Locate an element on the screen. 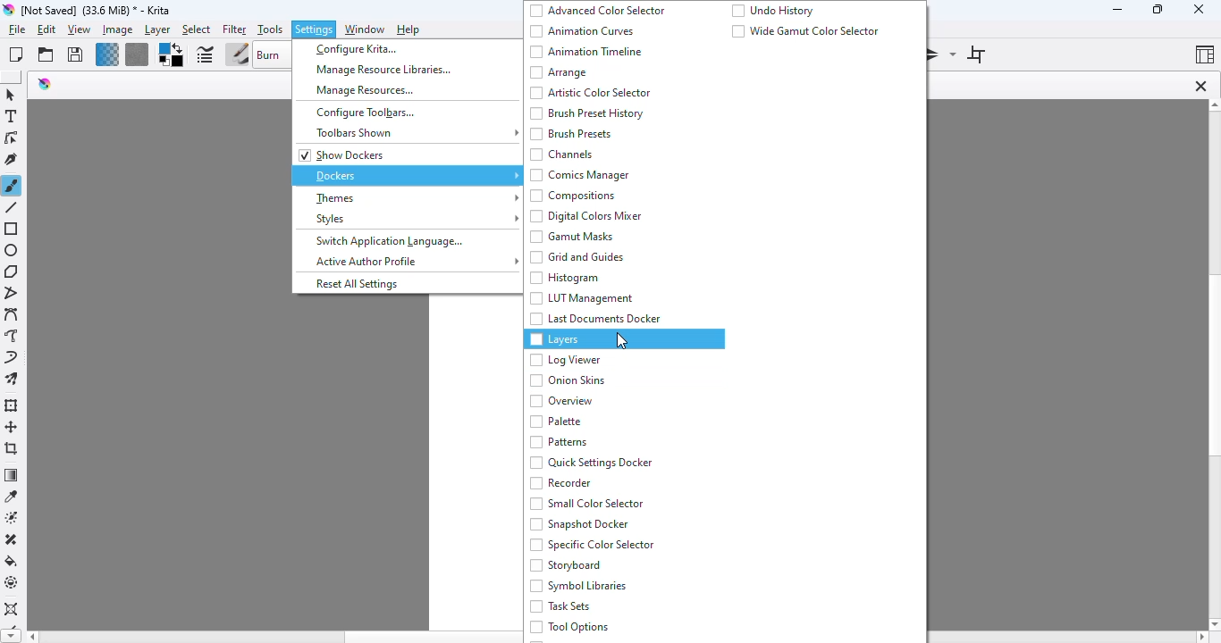  filter is located at coordinates (234, 29).